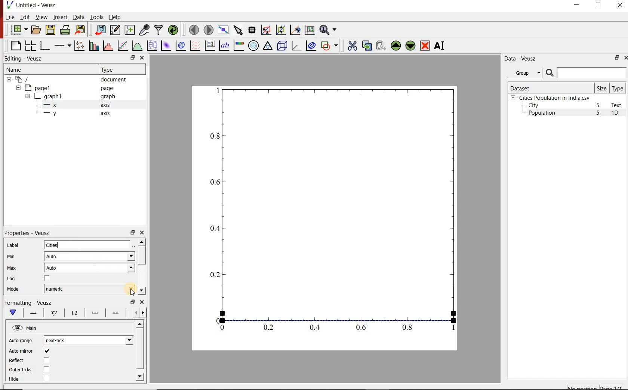  I want to click on plot a 2d dataset as contours, so click(180, 45).